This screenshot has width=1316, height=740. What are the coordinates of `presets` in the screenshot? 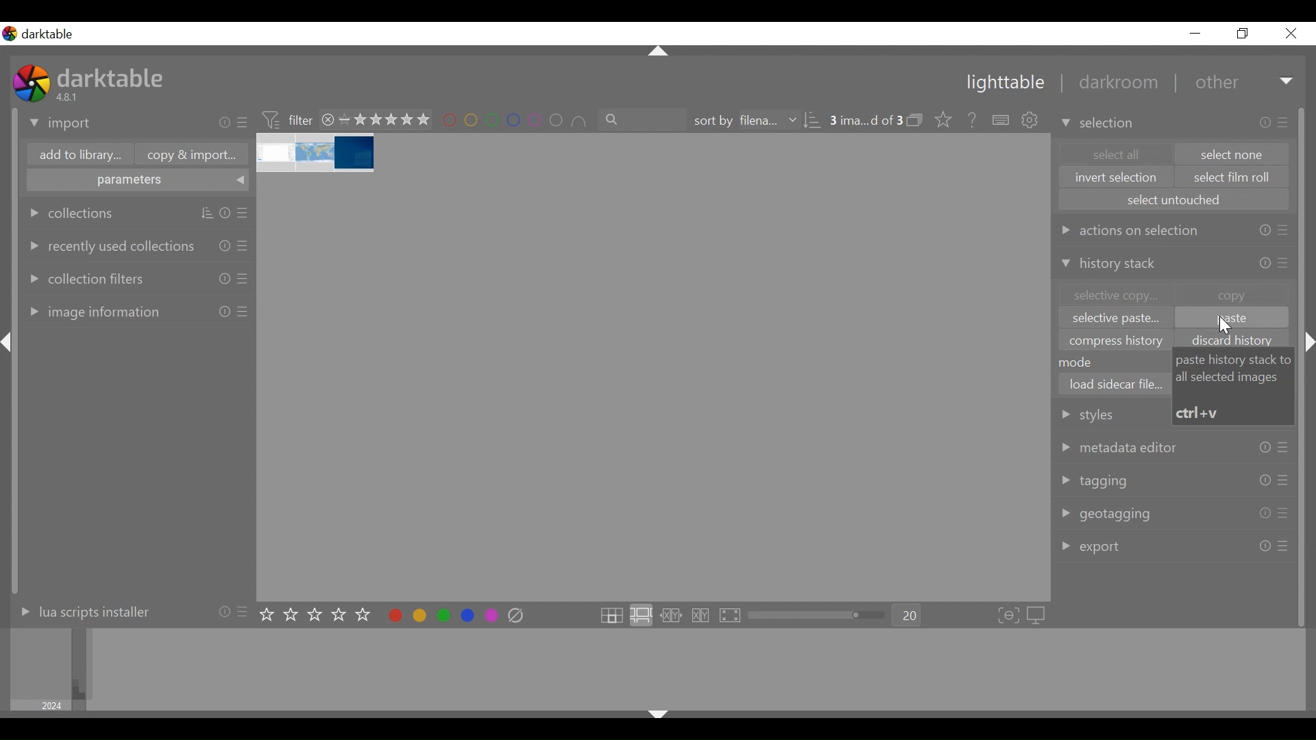 It's located at (1285, 121).